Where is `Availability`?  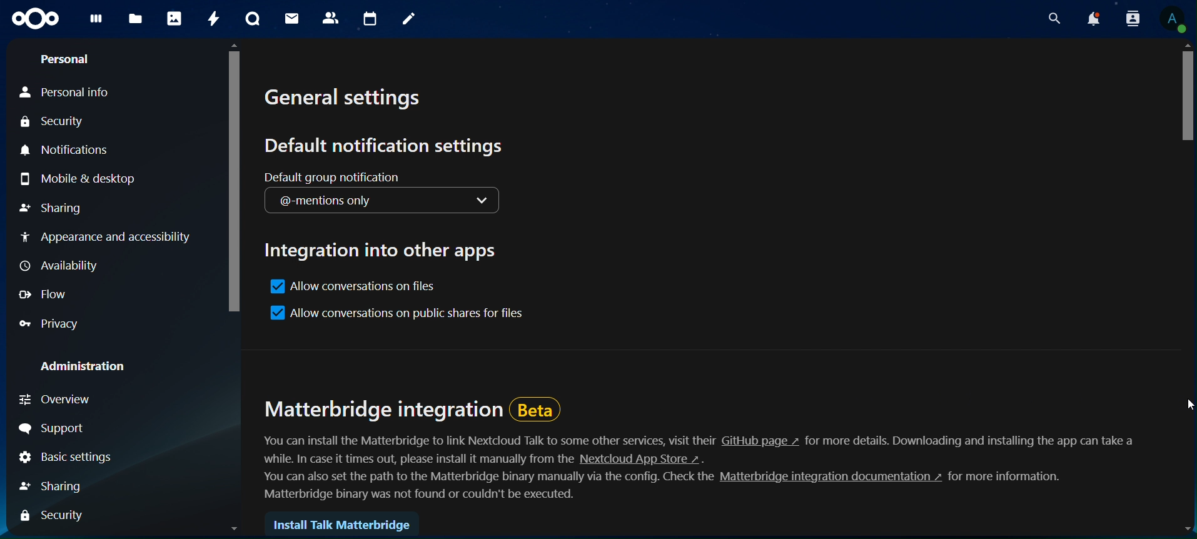 Availability is located at coordinates (56, 266).